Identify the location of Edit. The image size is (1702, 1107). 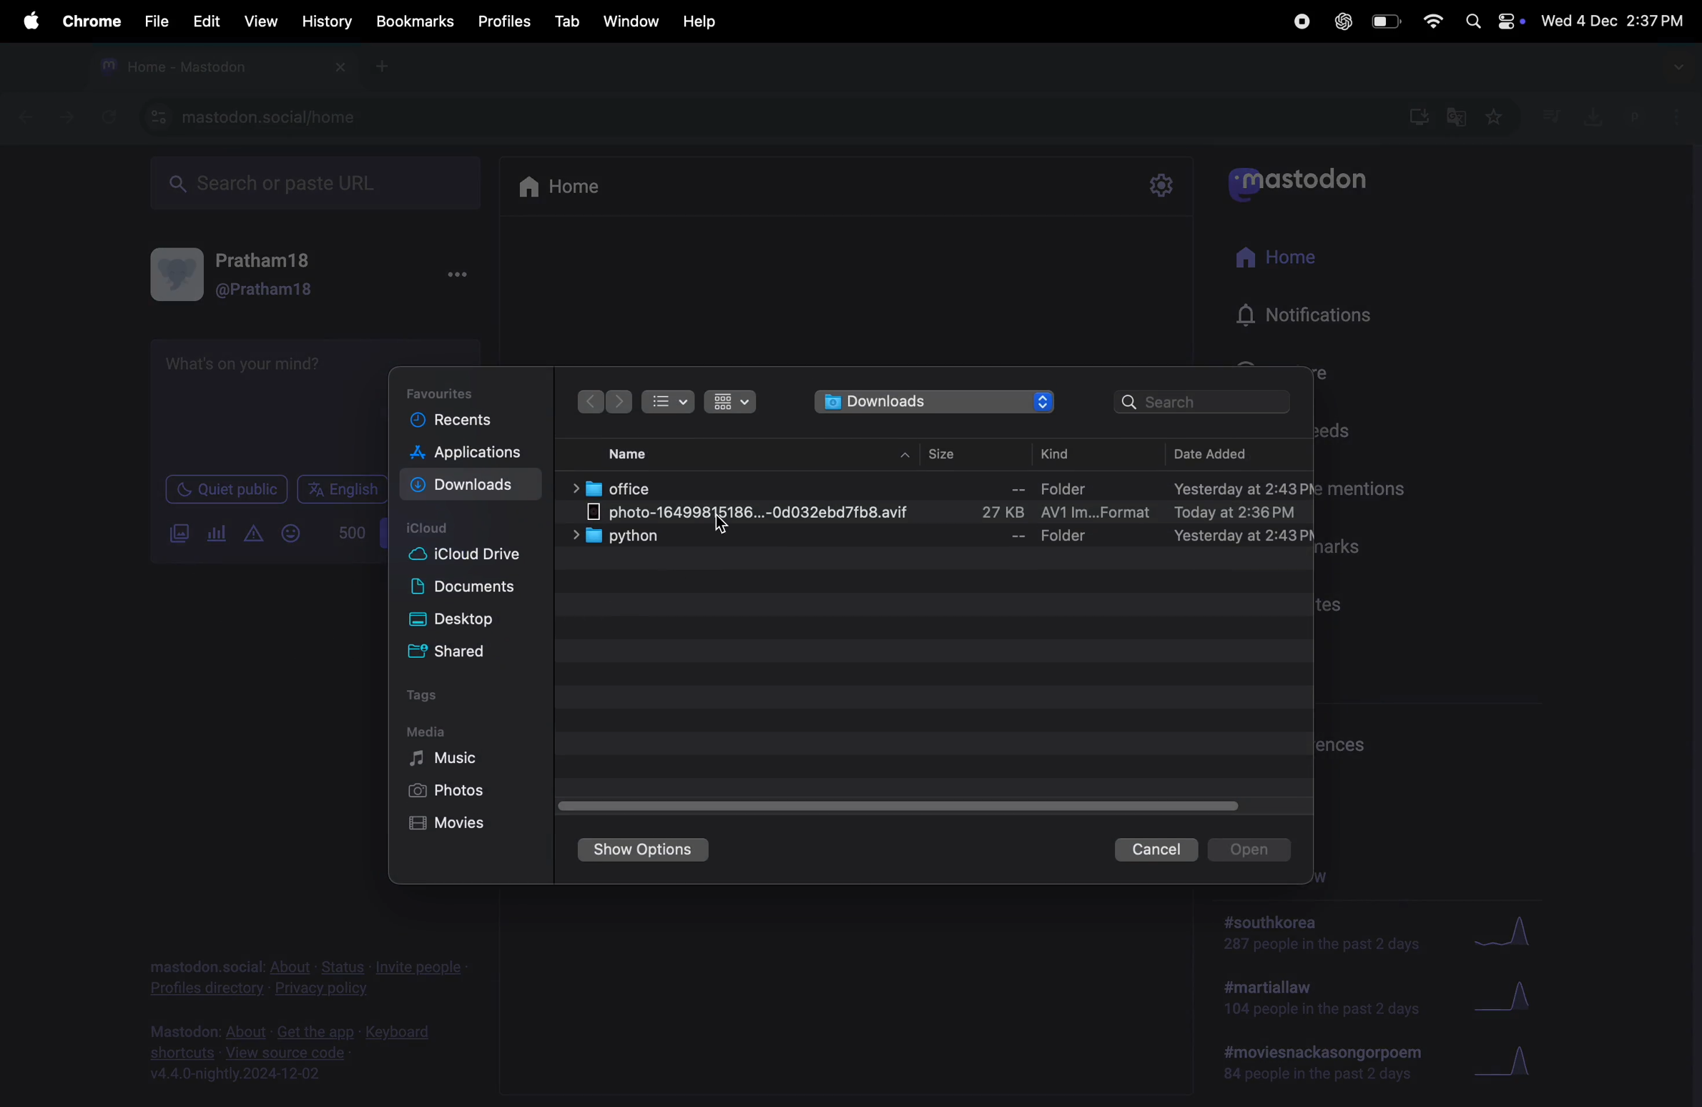
(202, 20).